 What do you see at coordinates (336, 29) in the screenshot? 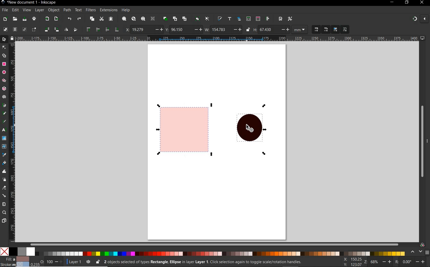
I see `move gradient` at bounding box center [336, 29].